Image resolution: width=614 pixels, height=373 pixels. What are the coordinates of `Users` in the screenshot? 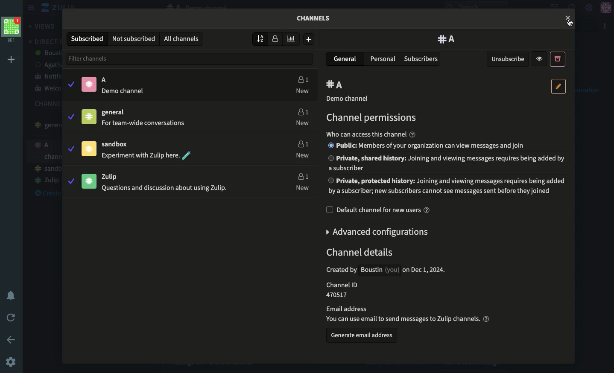 It's located at (301, 116).